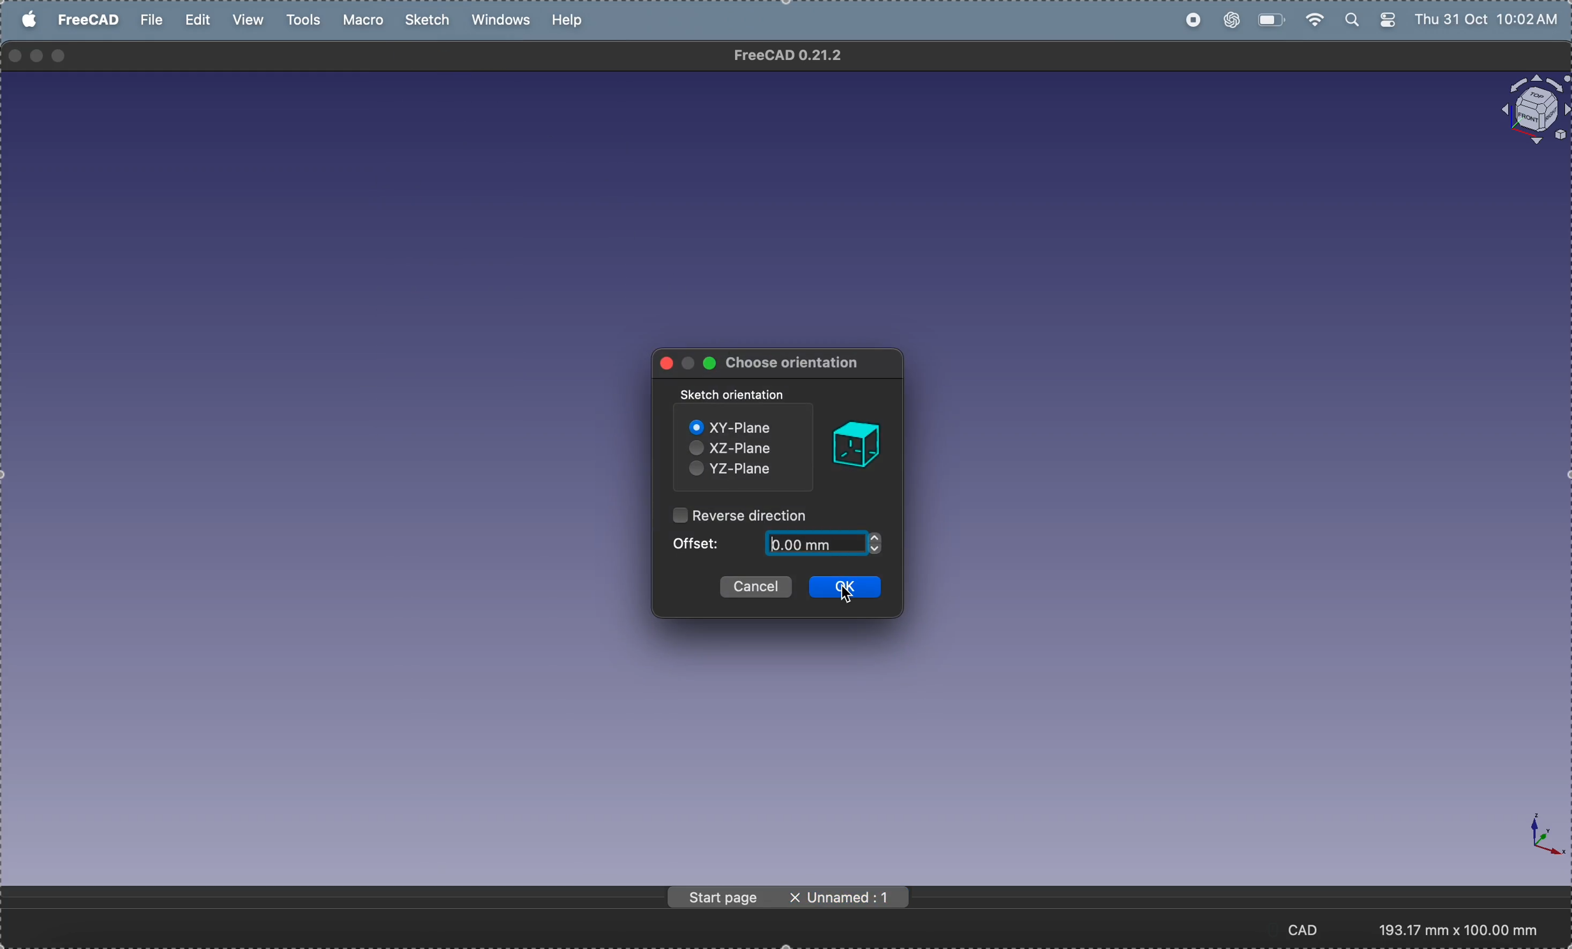 Image resolution: width=1572 pixels, height=949 pixels. Describe the element at coordinates (39, 56) in the screenshot. I see `minimize` at that location.